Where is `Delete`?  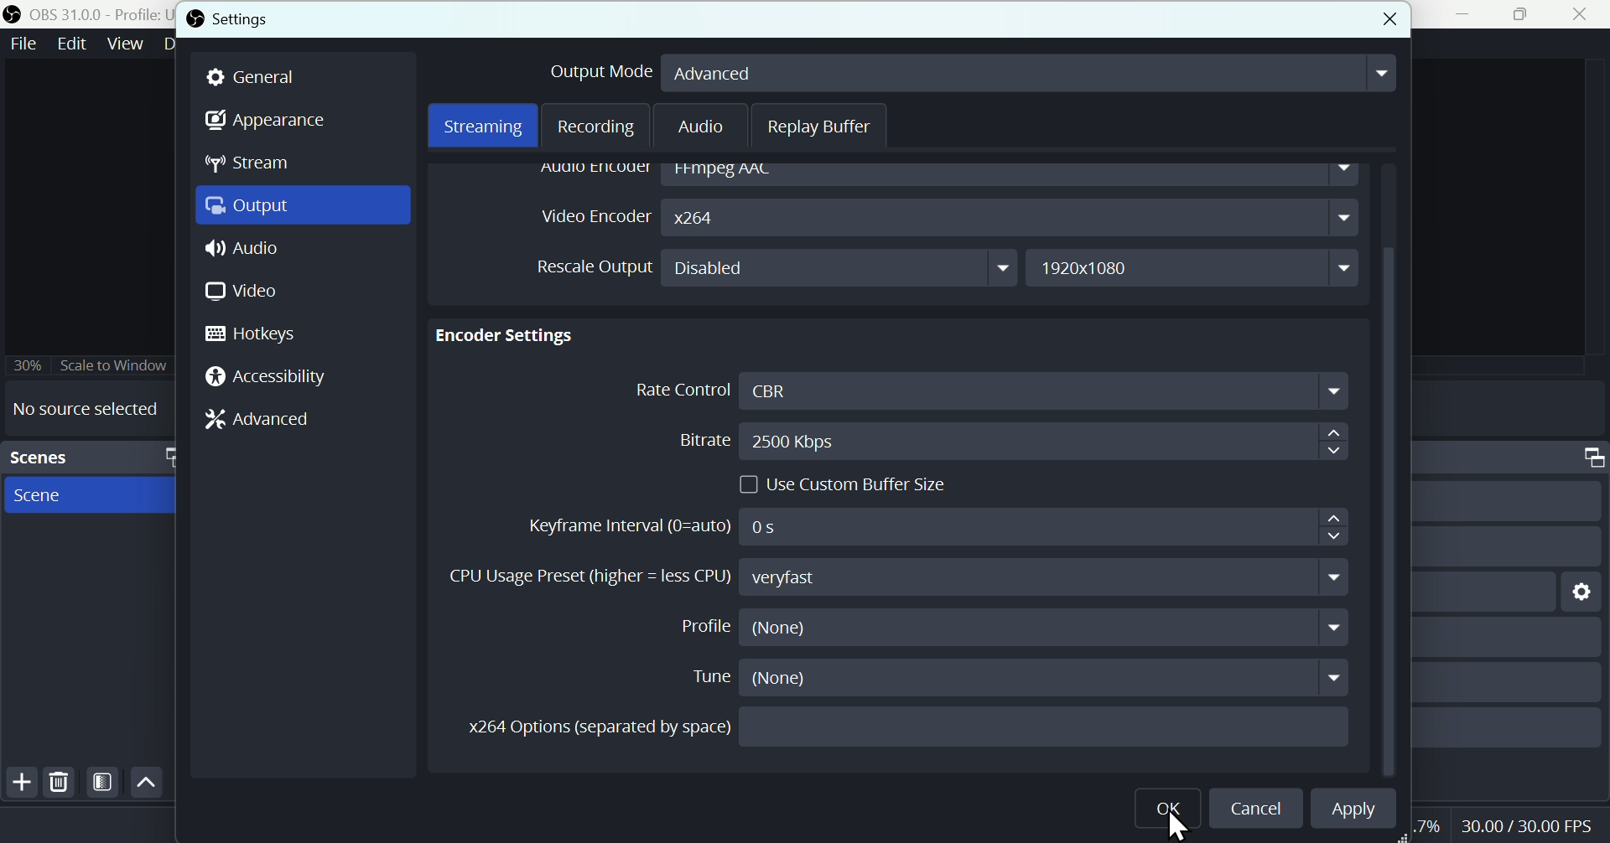
Delete is located at coordinates (61, 781).